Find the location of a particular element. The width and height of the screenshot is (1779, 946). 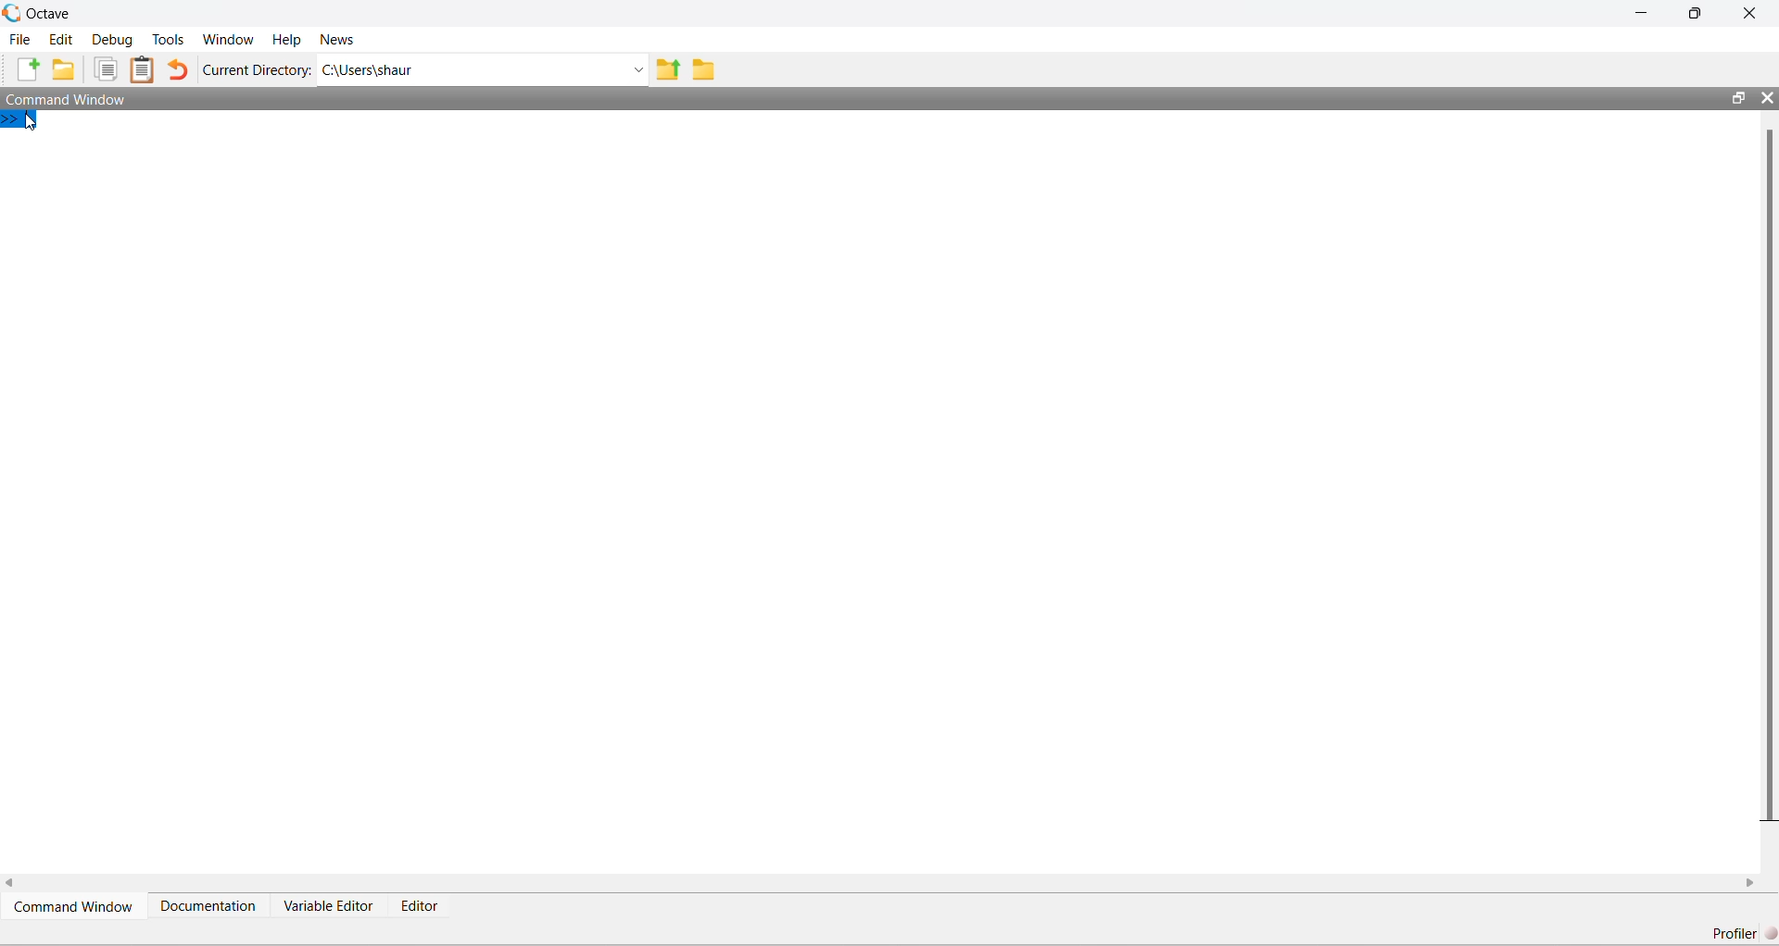

Undo is located at coordinates (176, 69).